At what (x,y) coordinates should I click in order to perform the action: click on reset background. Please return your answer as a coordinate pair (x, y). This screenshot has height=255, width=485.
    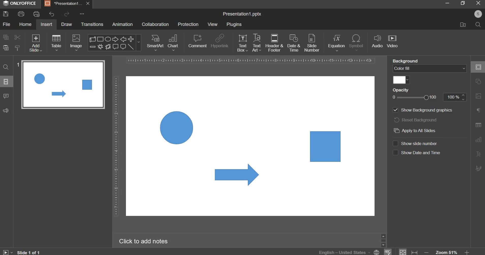
    Looking at the image, I should click on (416, 120).